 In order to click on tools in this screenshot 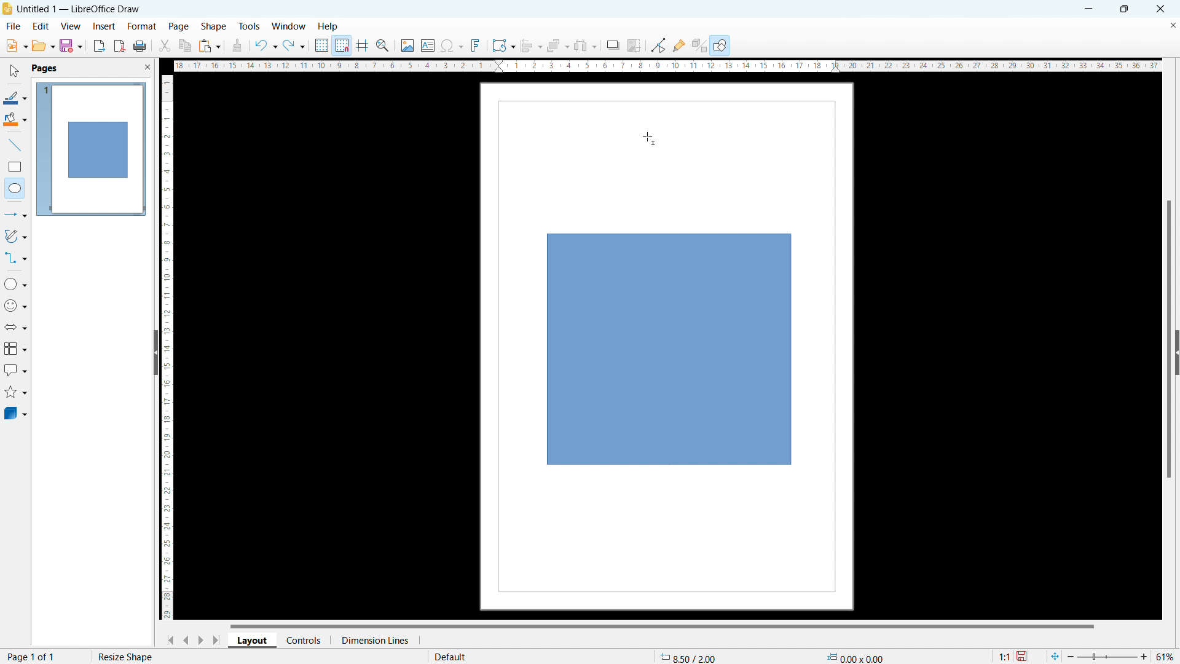, I will do `click(250, 26)`.